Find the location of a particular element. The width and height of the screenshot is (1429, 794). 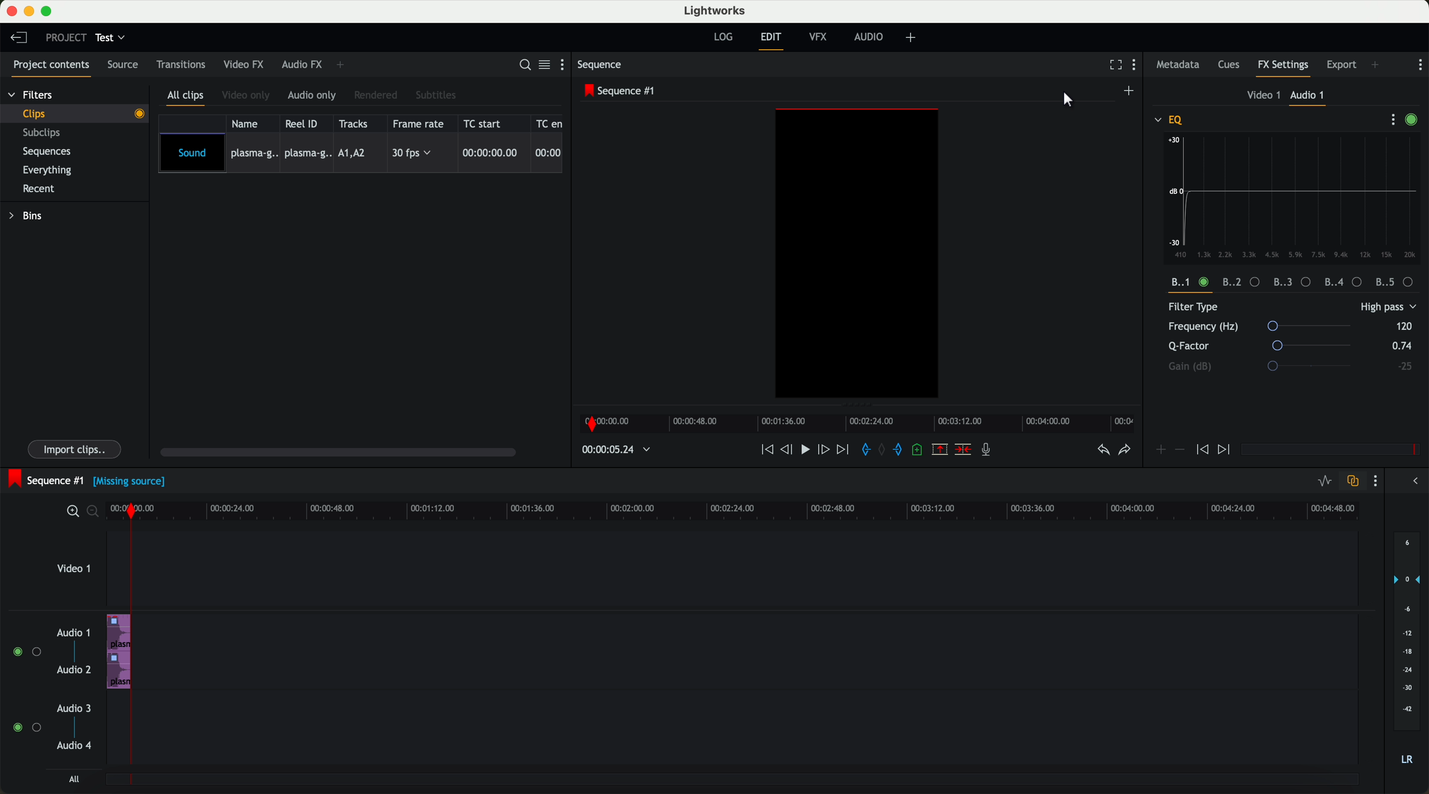

delete/cut is located at coordinates (962, 450).